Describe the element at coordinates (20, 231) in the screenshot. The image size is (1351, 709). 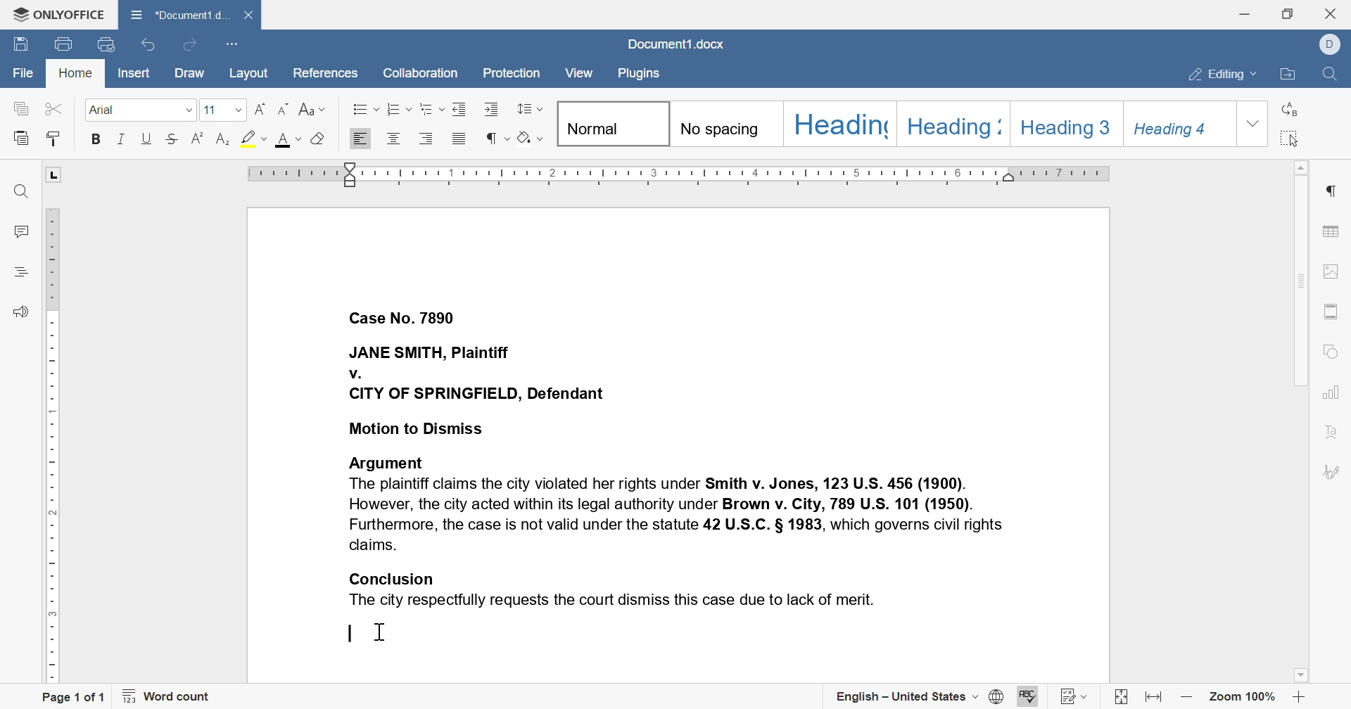
I see `comments` at that location.